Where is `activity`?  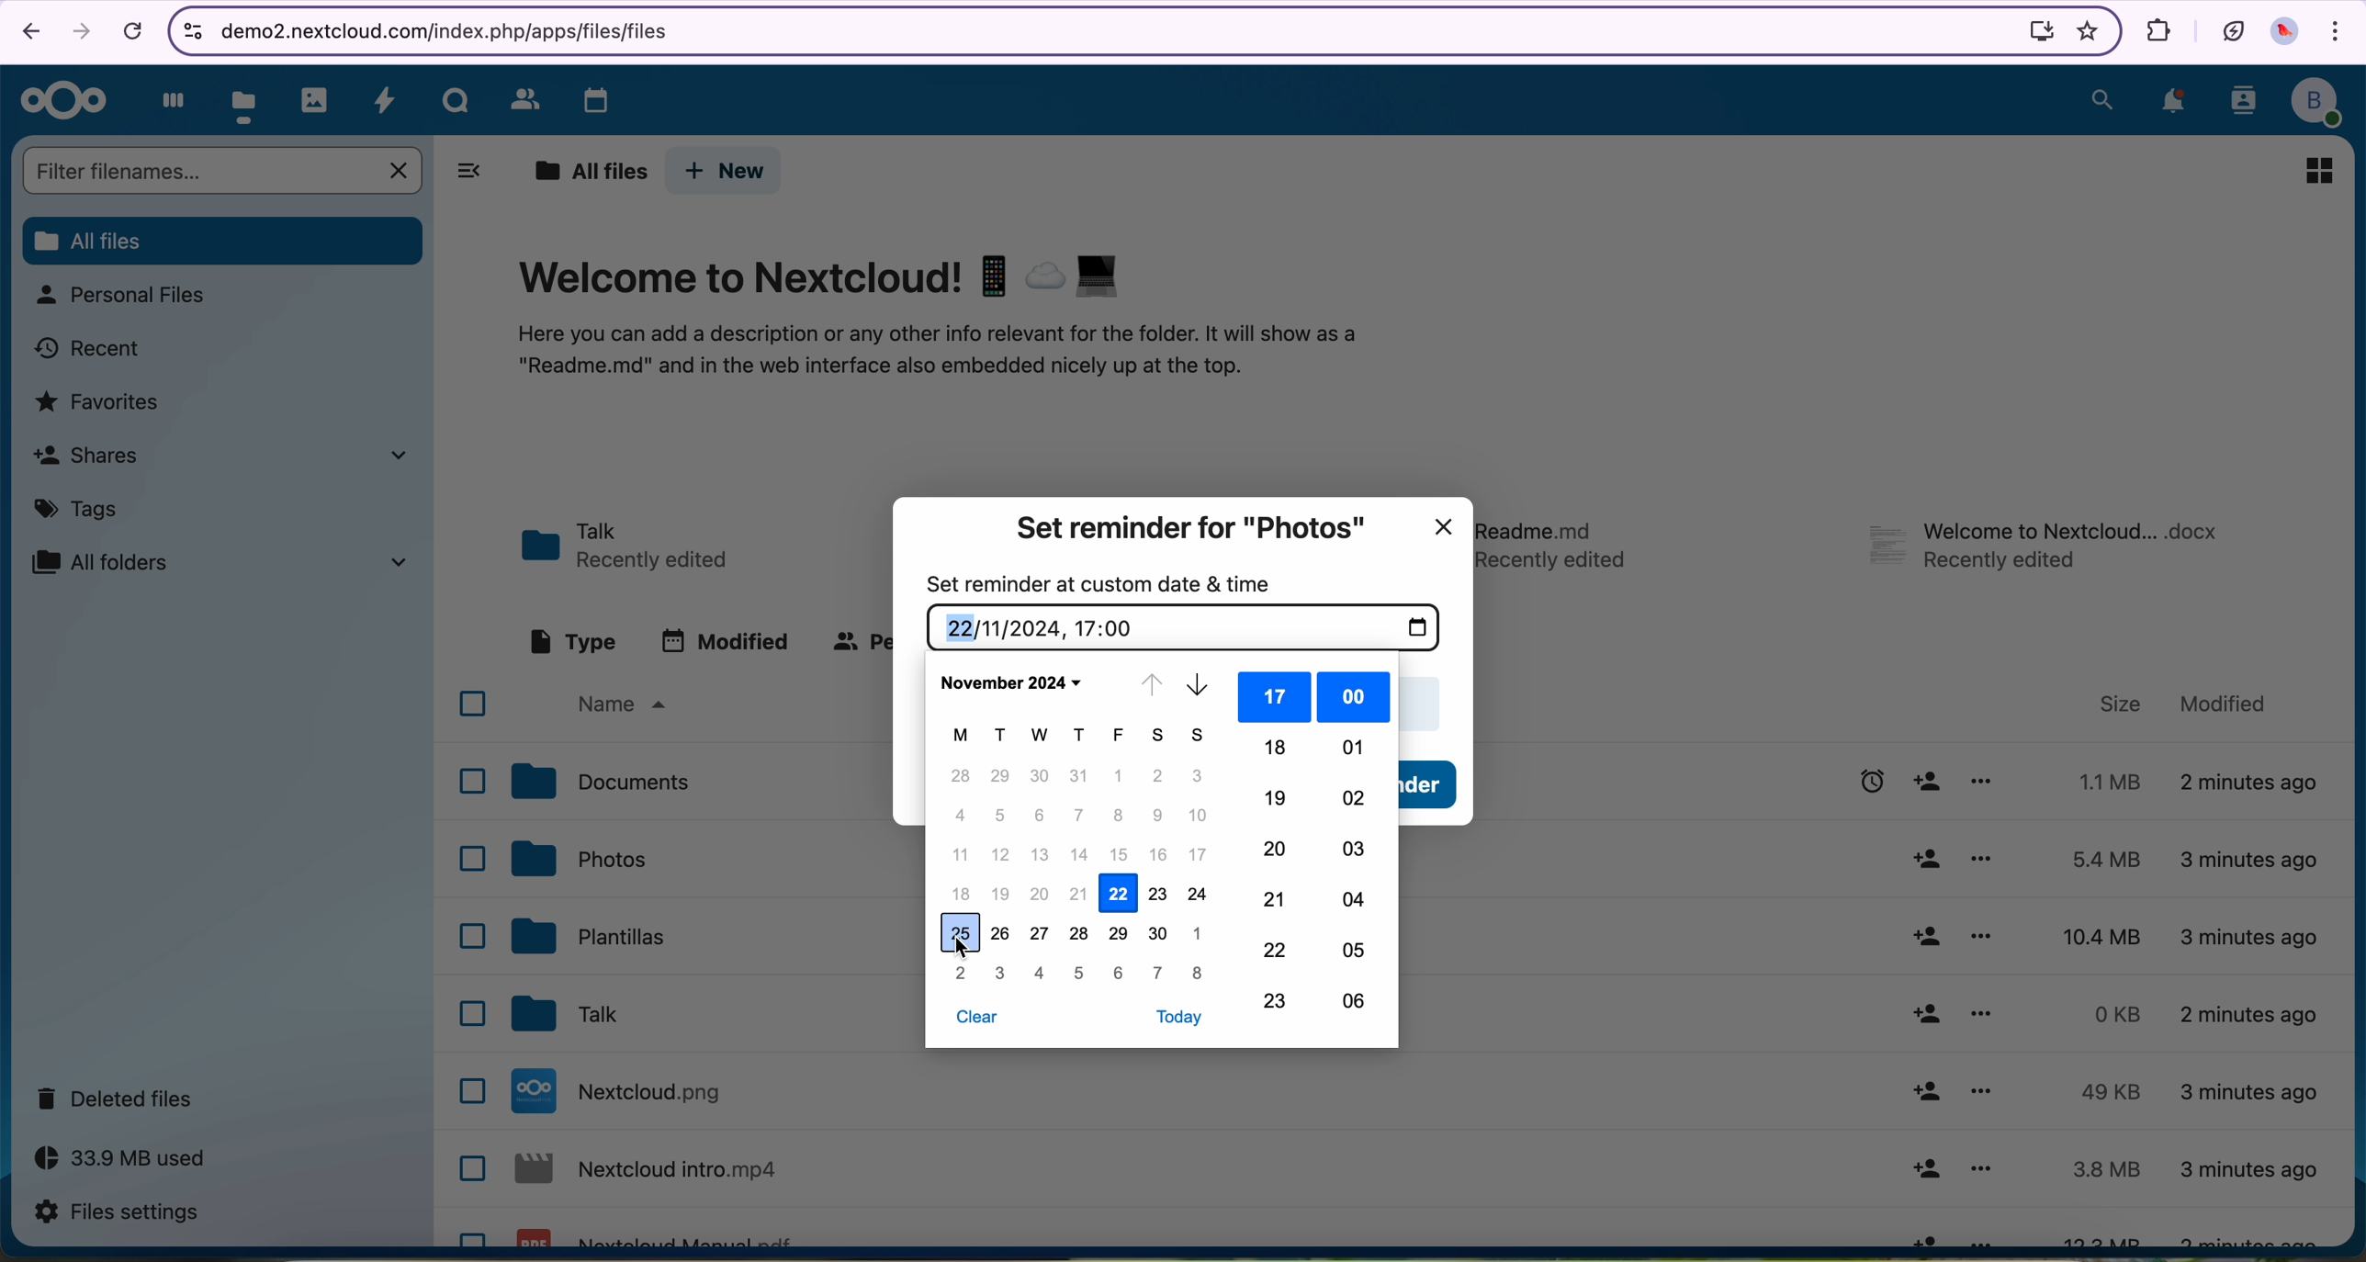 activity is located at coordinates (386, 100).